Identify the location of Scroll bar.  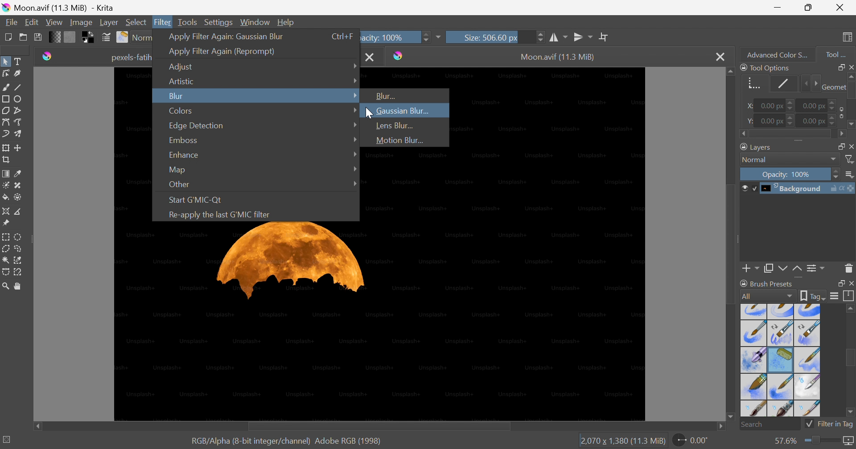
(792, 135).